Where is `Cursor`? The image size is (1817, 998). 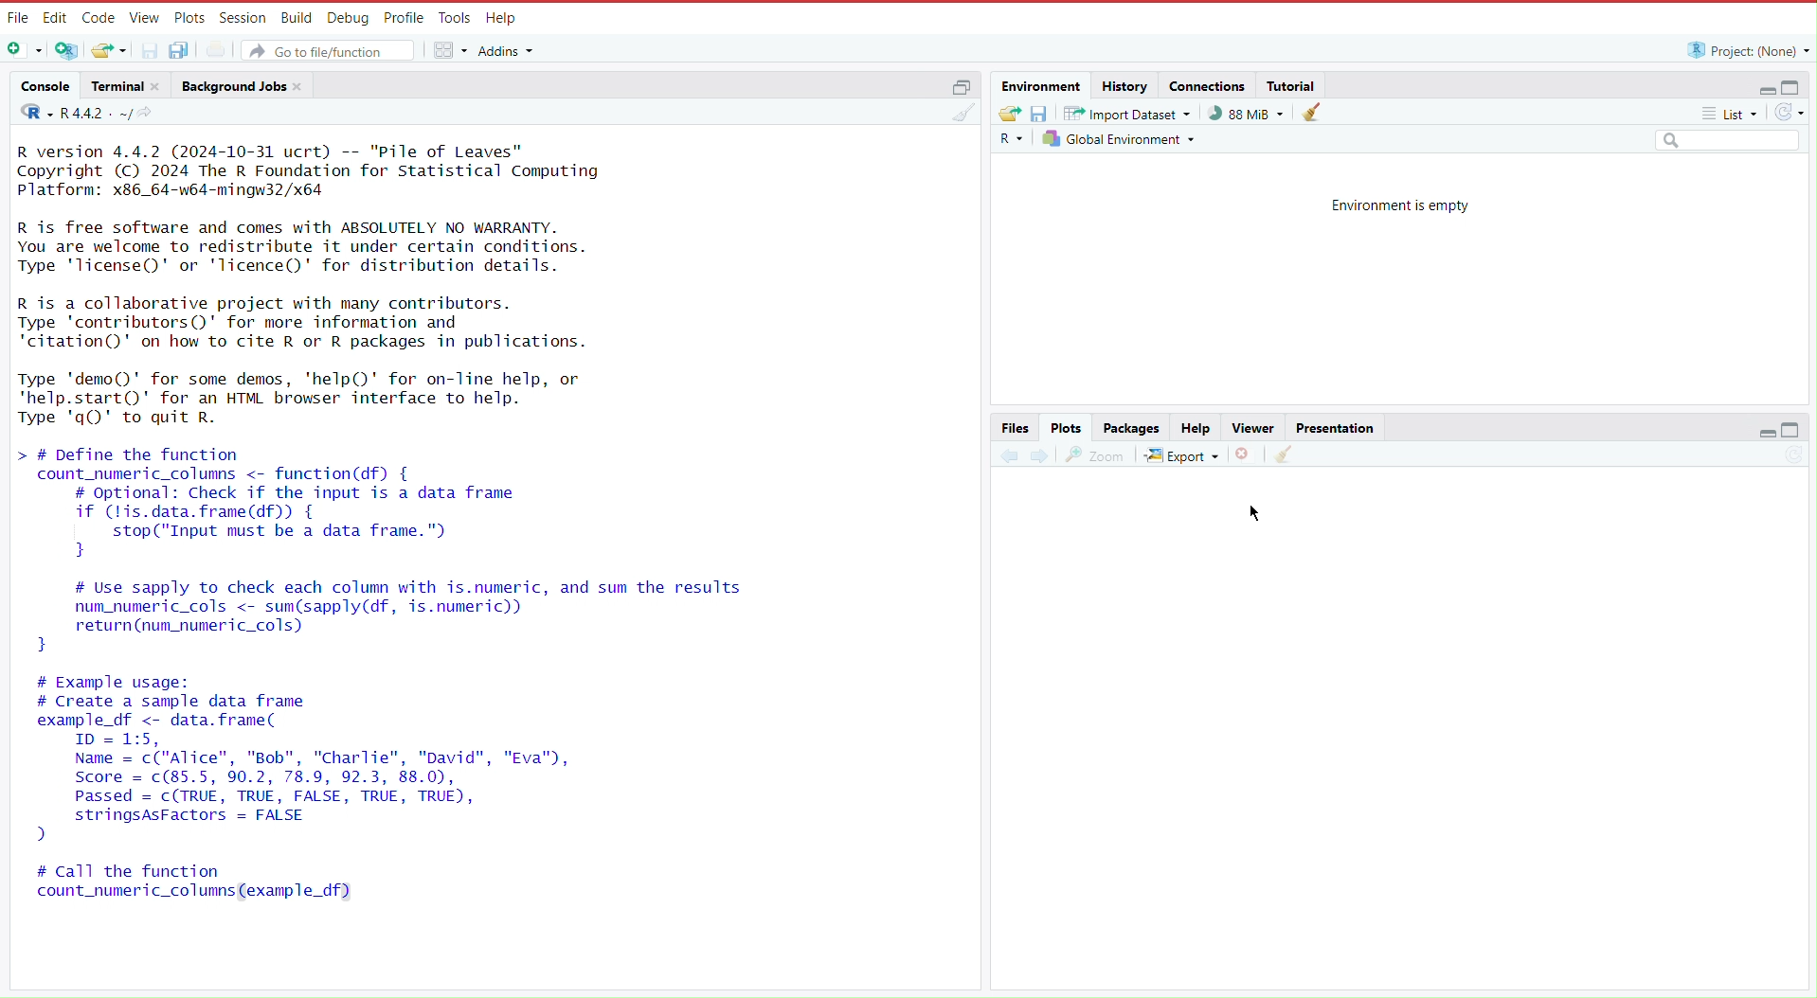 Cursor is located at coordinates (1261, 510).